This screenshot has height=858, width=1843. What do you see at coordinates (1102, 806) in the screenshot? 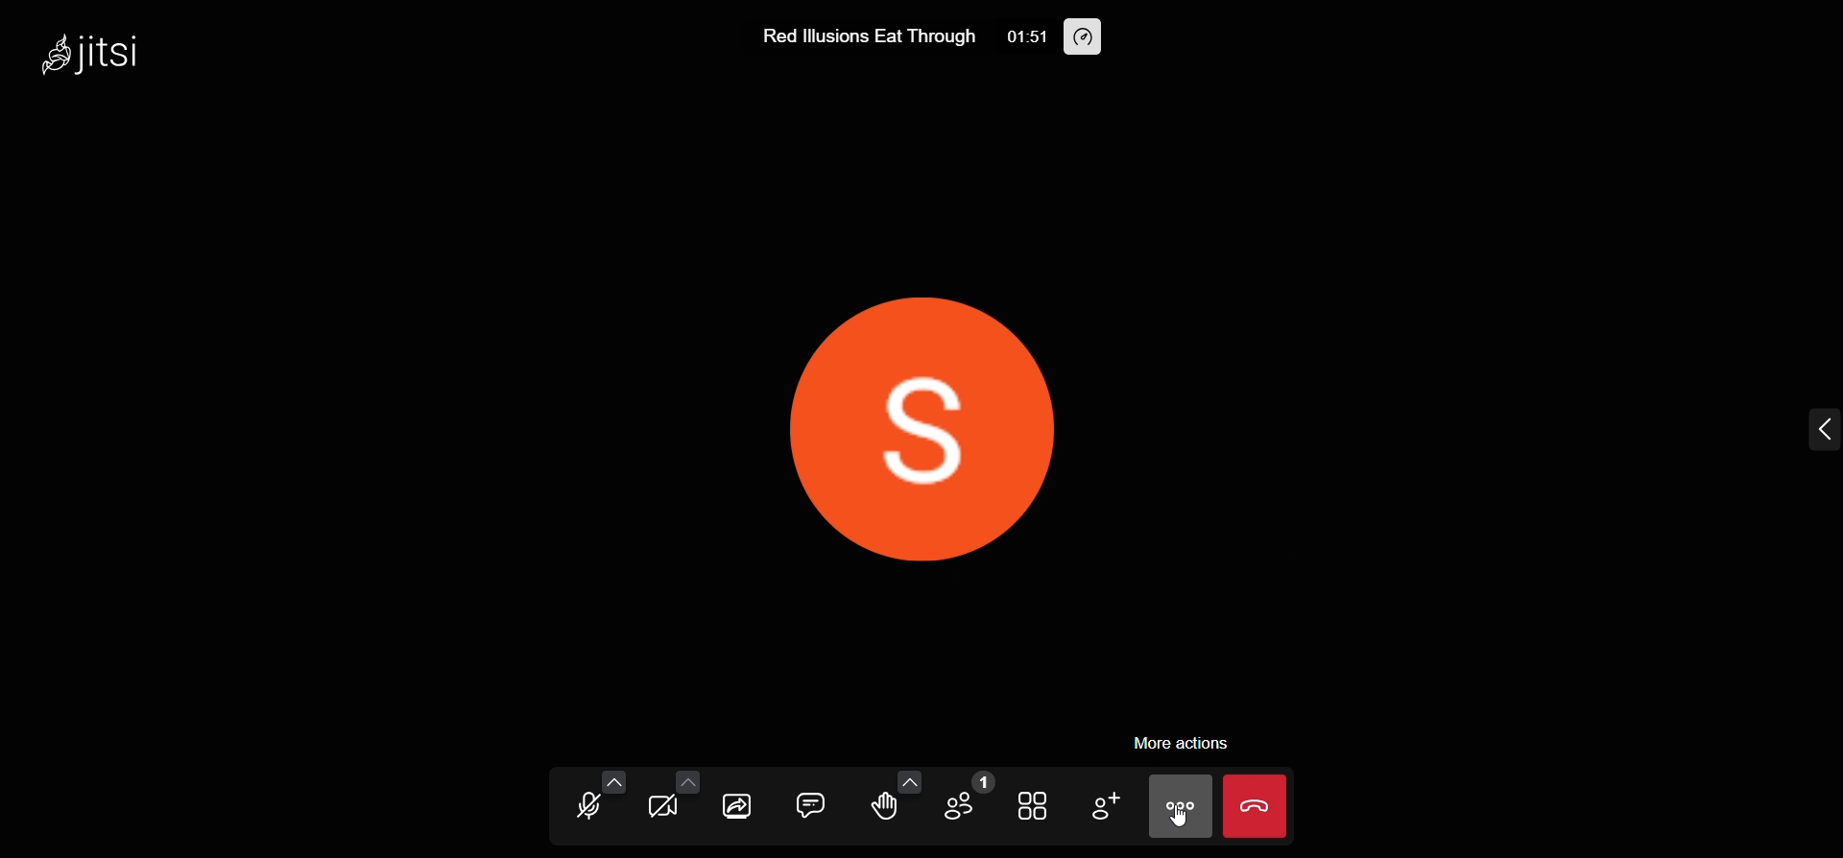
I see `invite people` at bounding box center [1102, 806].